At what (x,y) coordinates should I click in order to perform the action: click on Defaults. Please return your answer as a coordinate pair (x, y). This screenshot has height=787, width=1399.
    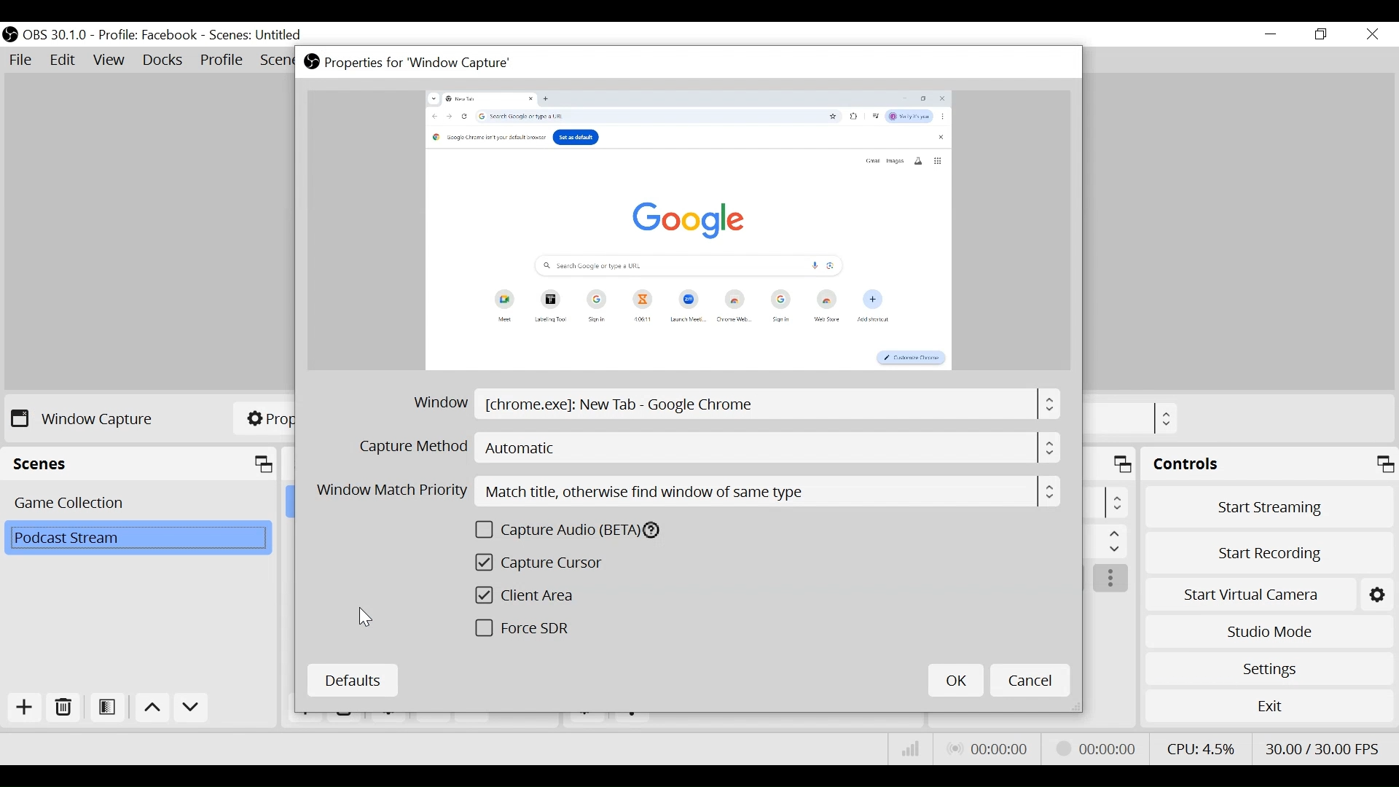
    Looking at the image, I should click on (355, 679).